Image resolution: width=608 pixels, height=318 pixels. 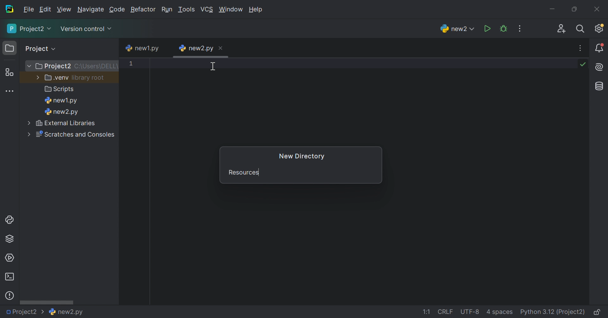 What do you see at coordinates (581, 30) in the screenshot?
I see `Search everywhere` at bounding box center [581, 30].